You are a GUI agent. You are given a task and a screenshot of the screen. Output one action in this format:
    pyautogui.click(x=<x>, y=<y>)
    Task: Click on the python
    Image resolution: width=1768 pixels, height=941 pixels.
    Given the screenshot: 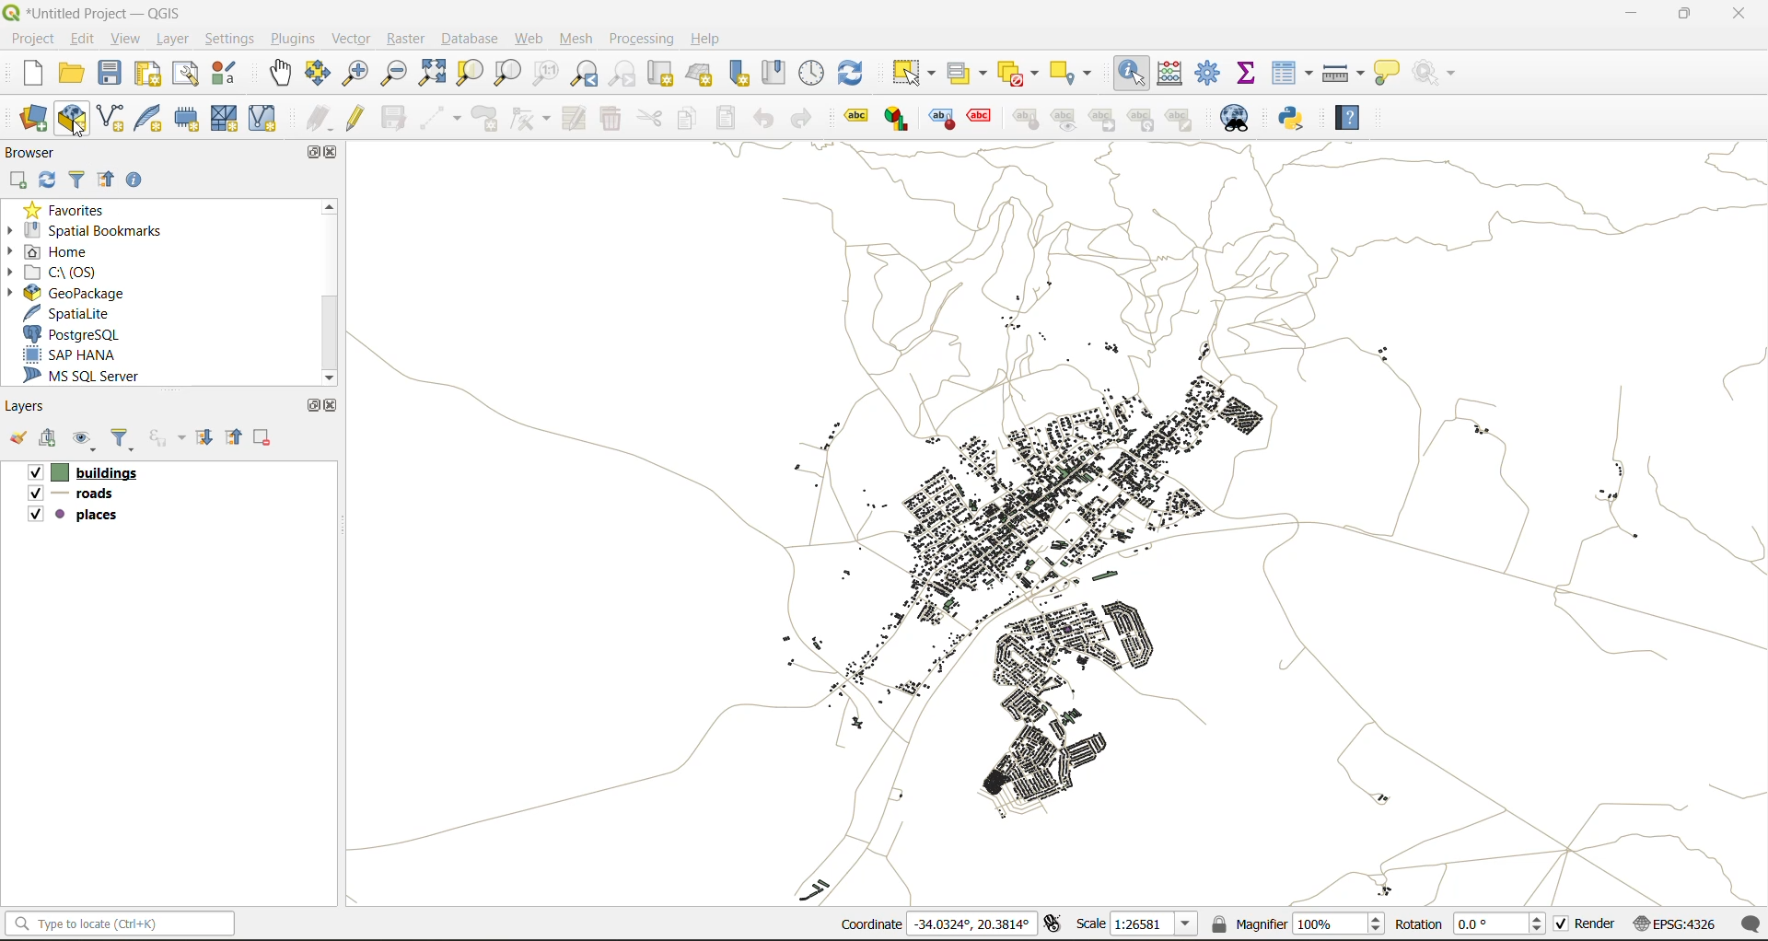 What is the action you would take?
    pyautogui.click(x=1292, y=120)
    